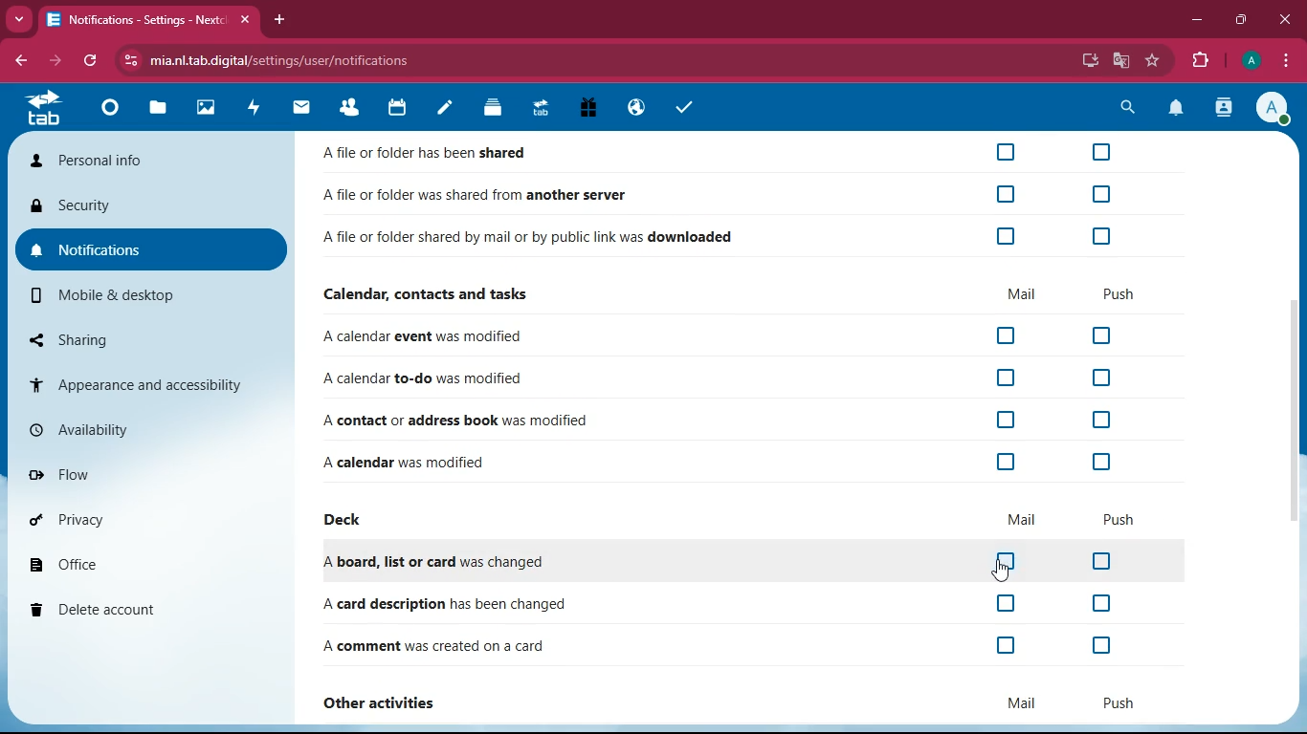 This screenshot has height=734, width=1307. I want to click on activity, so click(256, 110).